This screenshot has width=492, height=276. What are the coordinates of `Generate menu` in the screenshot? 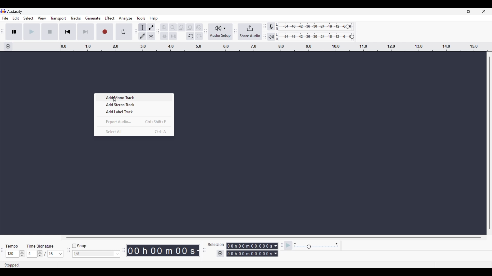 It's located at (93, 18).